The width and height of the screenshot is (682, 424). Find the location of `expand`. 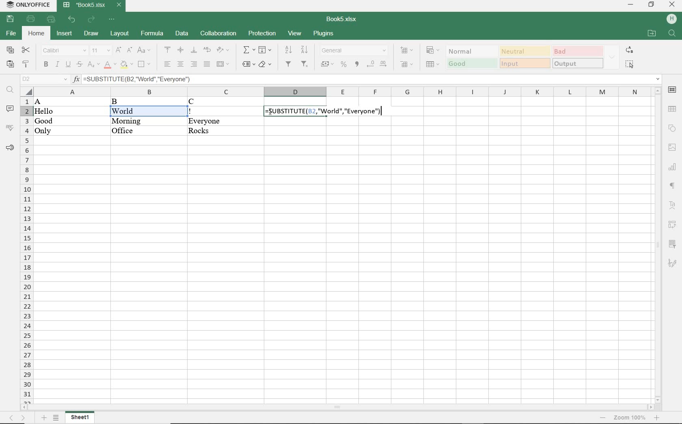

expand is located at coordinates (613, 56).